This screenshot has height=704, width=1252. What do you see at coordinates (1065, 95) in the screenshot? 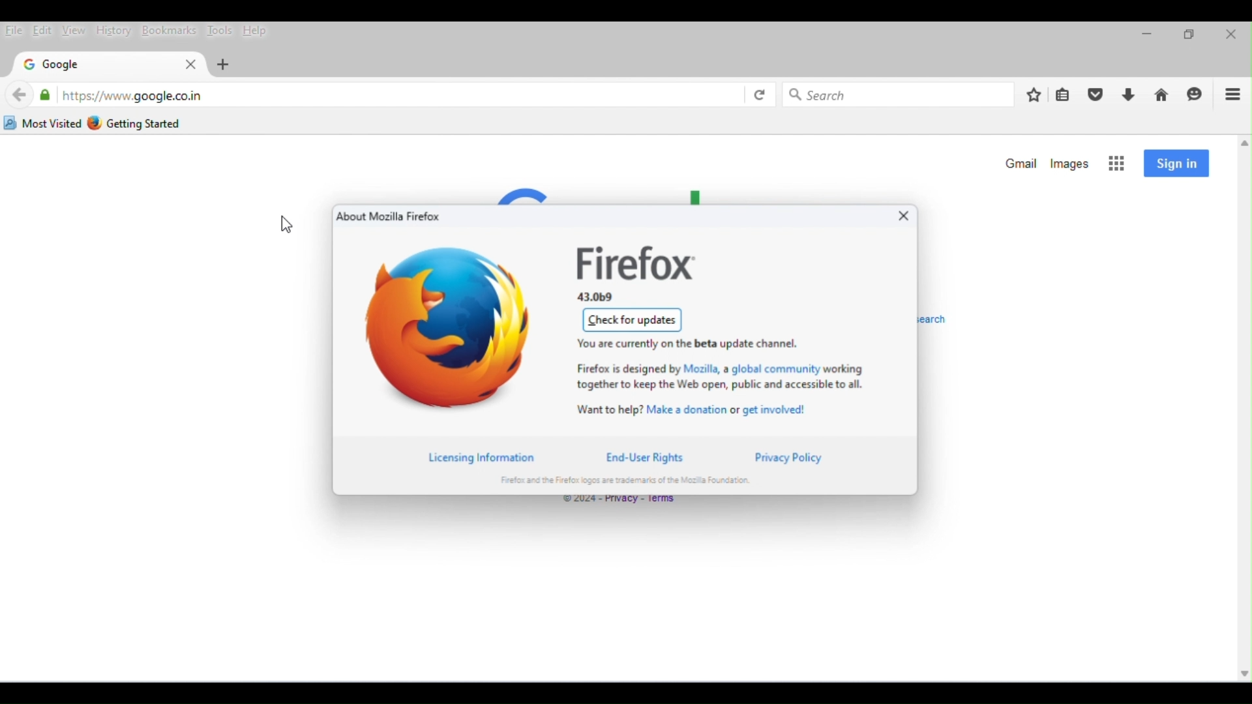
I see `show bookmarks` at bounding box center [1065, 95].